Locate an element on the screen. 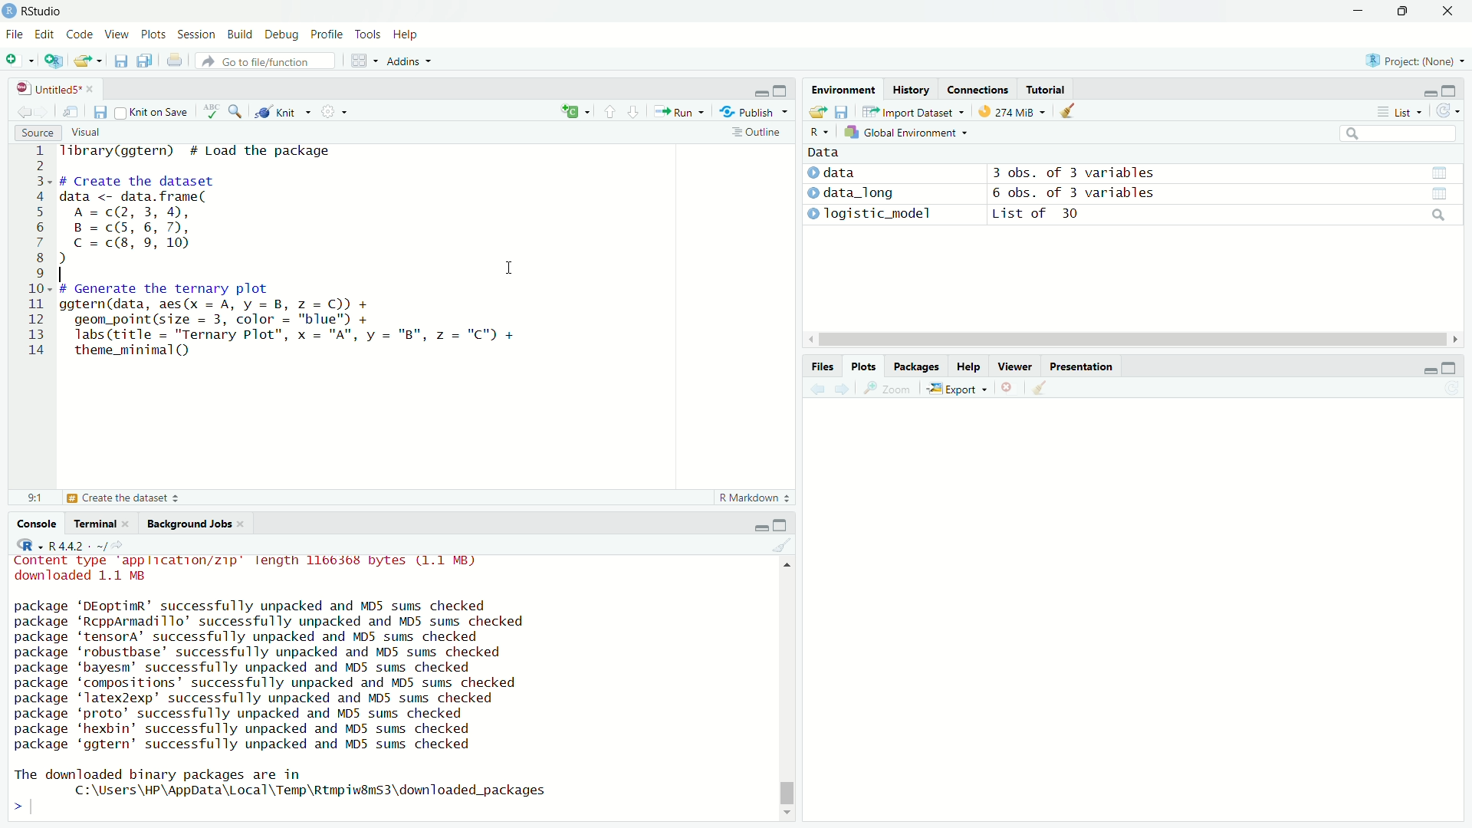 Image resolution: width=1472 pixels, height=828 pixels. cursor is located at coordinates (1121, 340).